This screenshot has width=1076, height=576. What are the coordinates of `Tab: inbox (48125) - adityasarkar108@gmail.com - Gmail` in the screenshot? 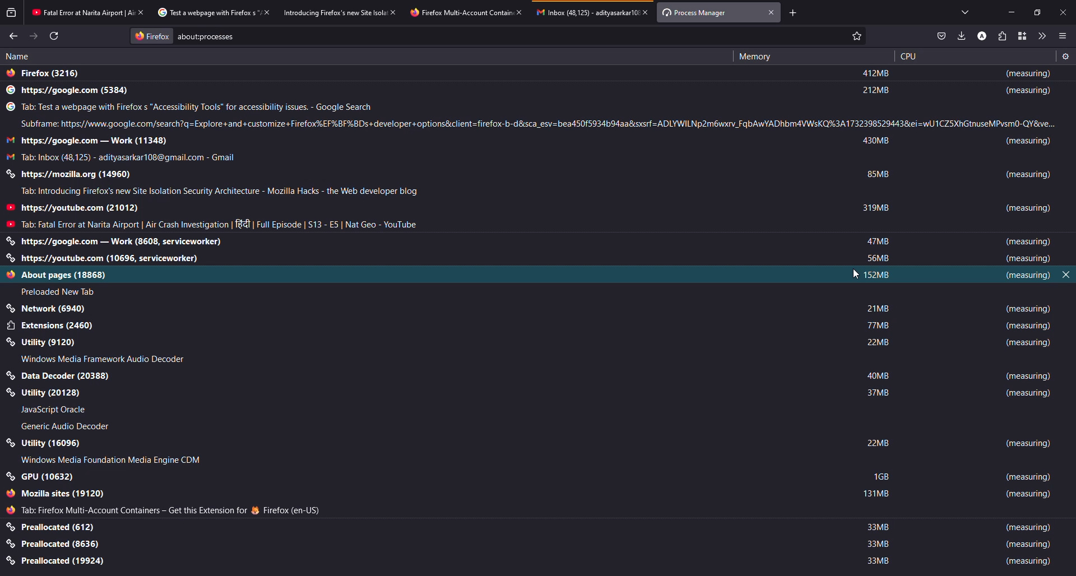 It's located at (122, 157).